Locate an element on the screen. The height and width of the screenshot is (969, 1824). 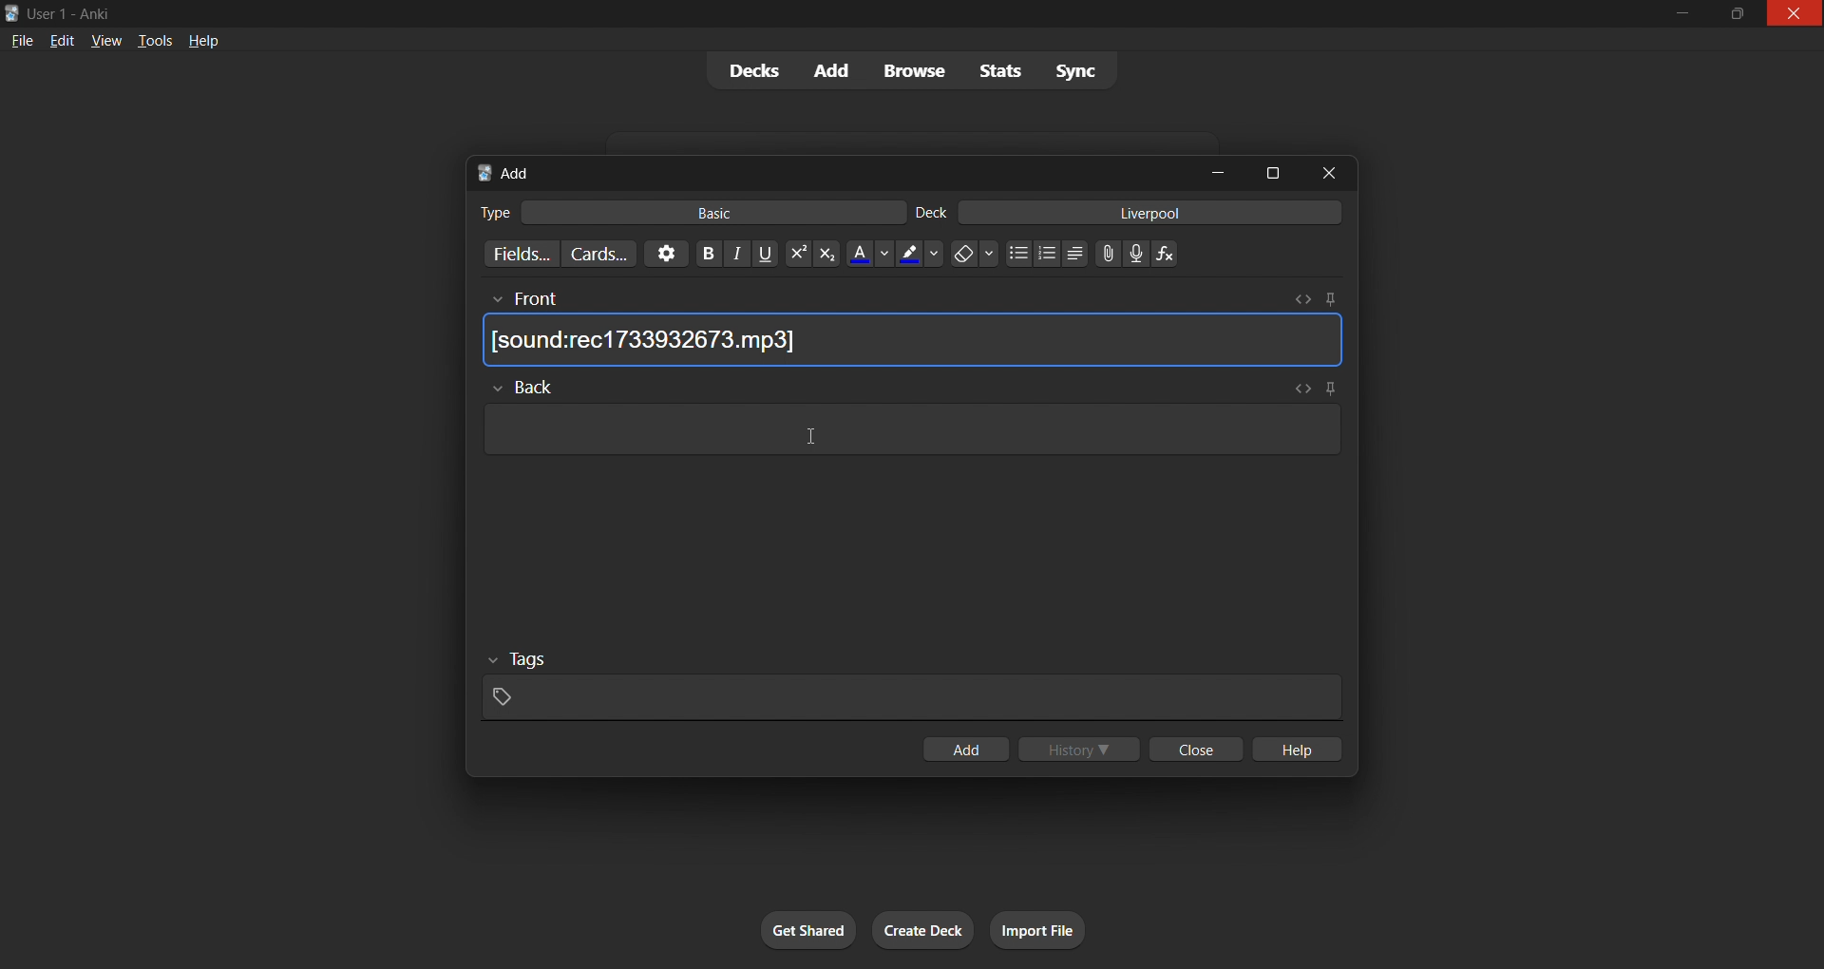
help is located at coordinates (201, 38).